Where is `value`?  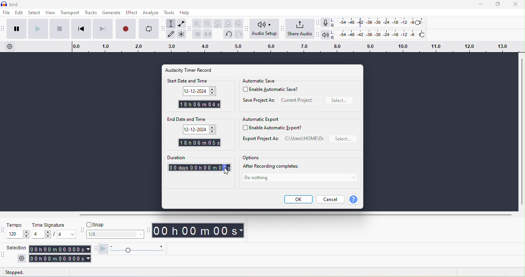
value is located at coordinates (40, 234).